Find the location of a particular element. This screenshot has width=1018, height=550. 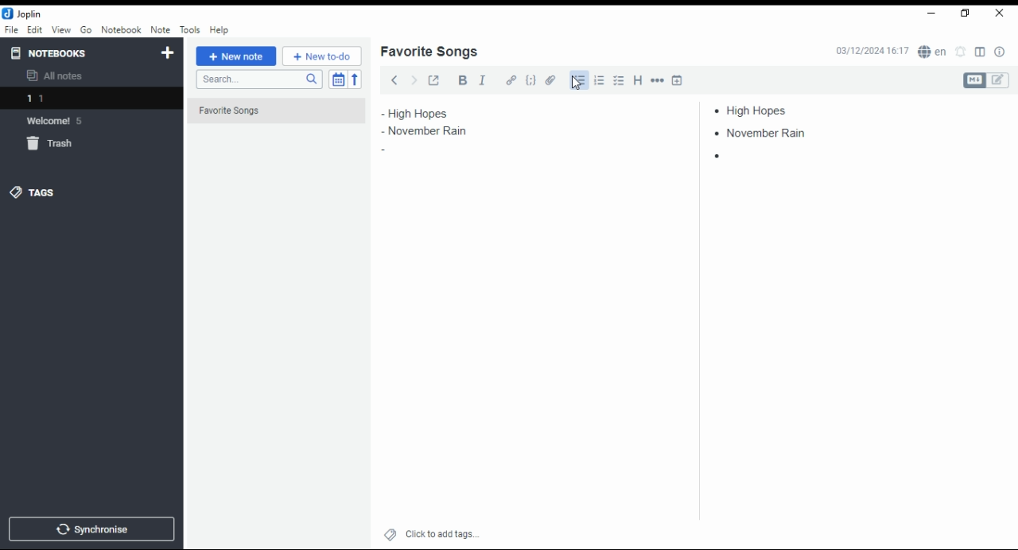

search is located at coordinates (258, 79).